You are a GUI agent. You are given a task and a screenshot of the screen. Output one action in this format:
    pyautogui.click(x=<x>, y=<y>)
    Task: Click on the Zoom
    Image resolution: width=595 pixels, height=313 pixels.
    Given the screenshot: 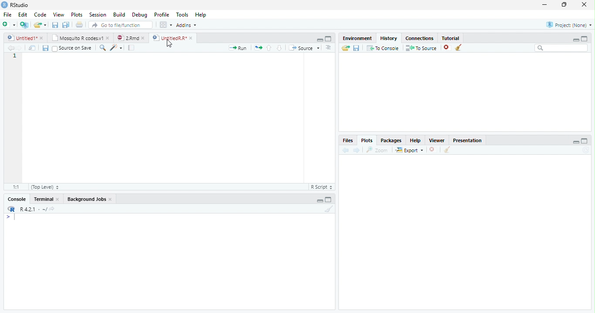 What is the action you would take?
    pyautogui.click(x=377, y=150)
    